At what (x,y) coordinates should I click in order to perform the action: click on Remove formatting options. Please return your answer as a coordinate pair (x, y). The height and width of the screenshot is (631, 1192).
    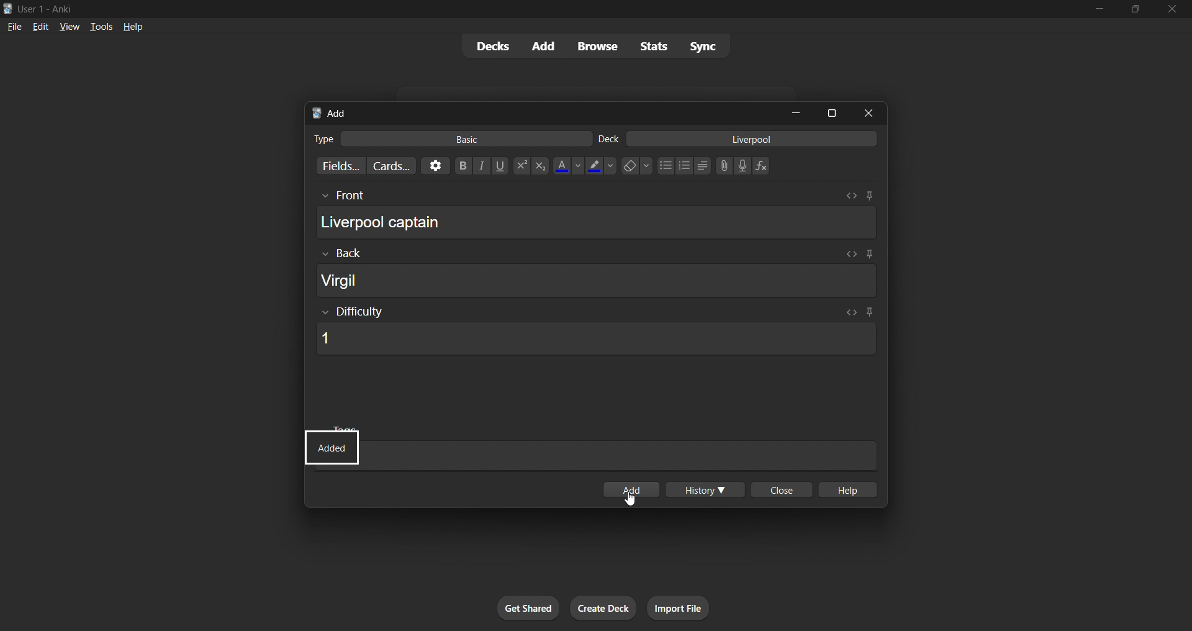
    Looking at the image, I should click on (638, 166).